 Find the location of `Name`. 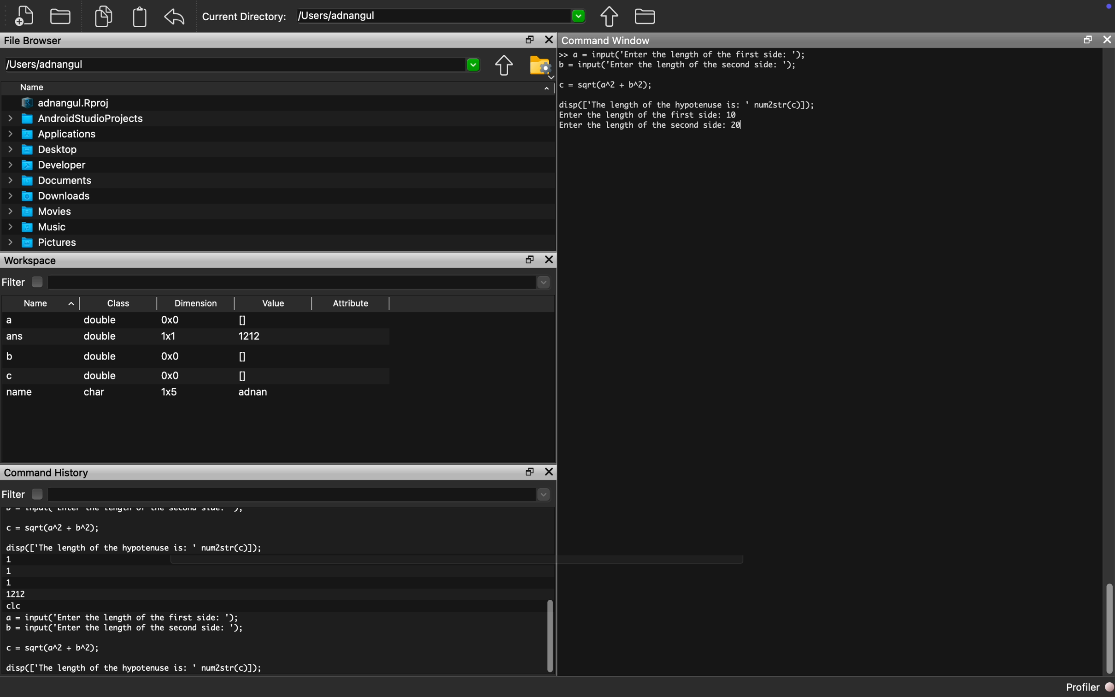

Name is located at coordinates (36, 89).